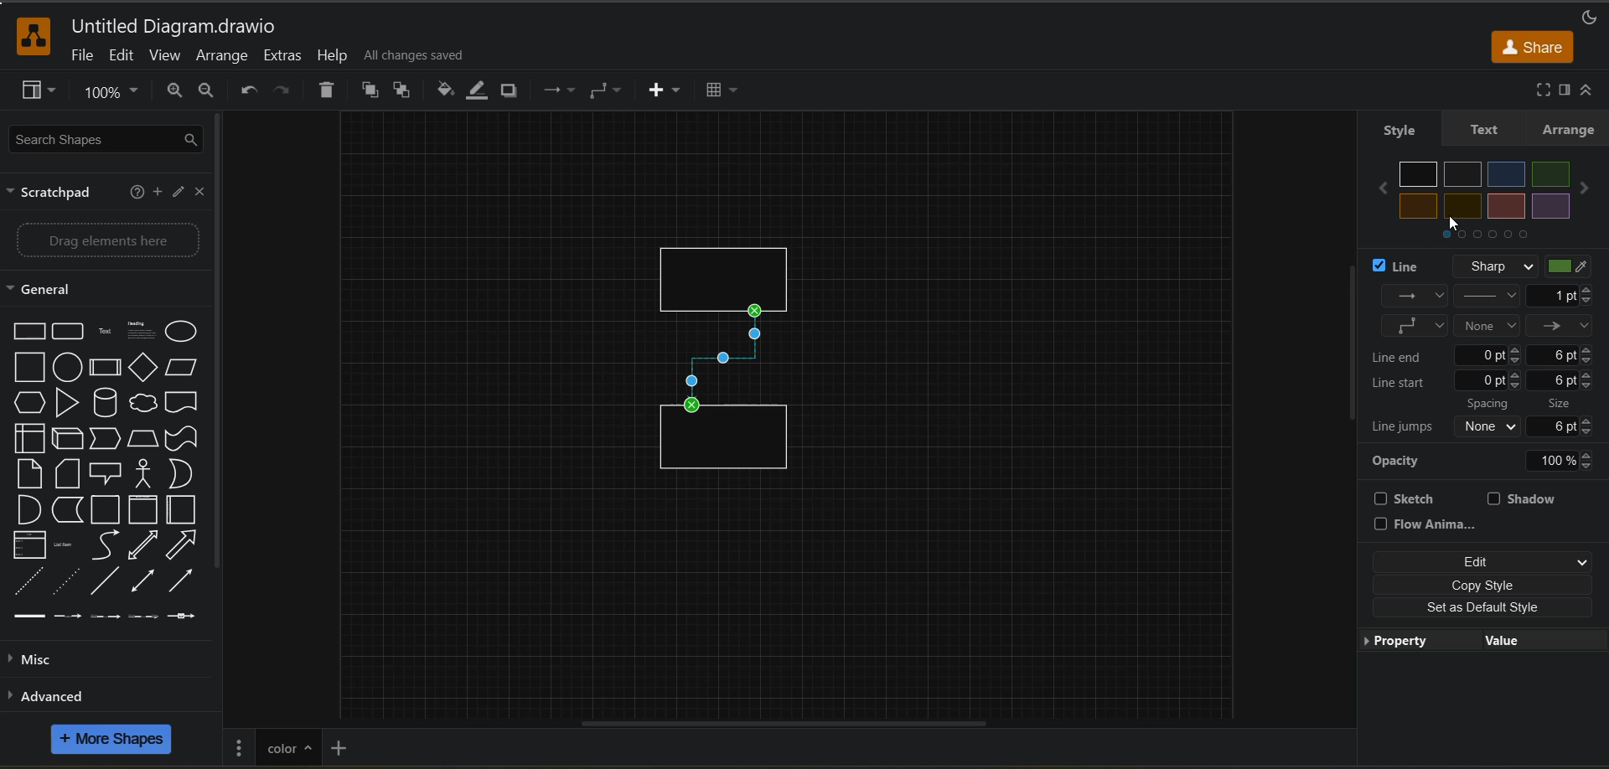 This screenshot has width=1609, height=769. I want to click on zoom, so click(115, 95).